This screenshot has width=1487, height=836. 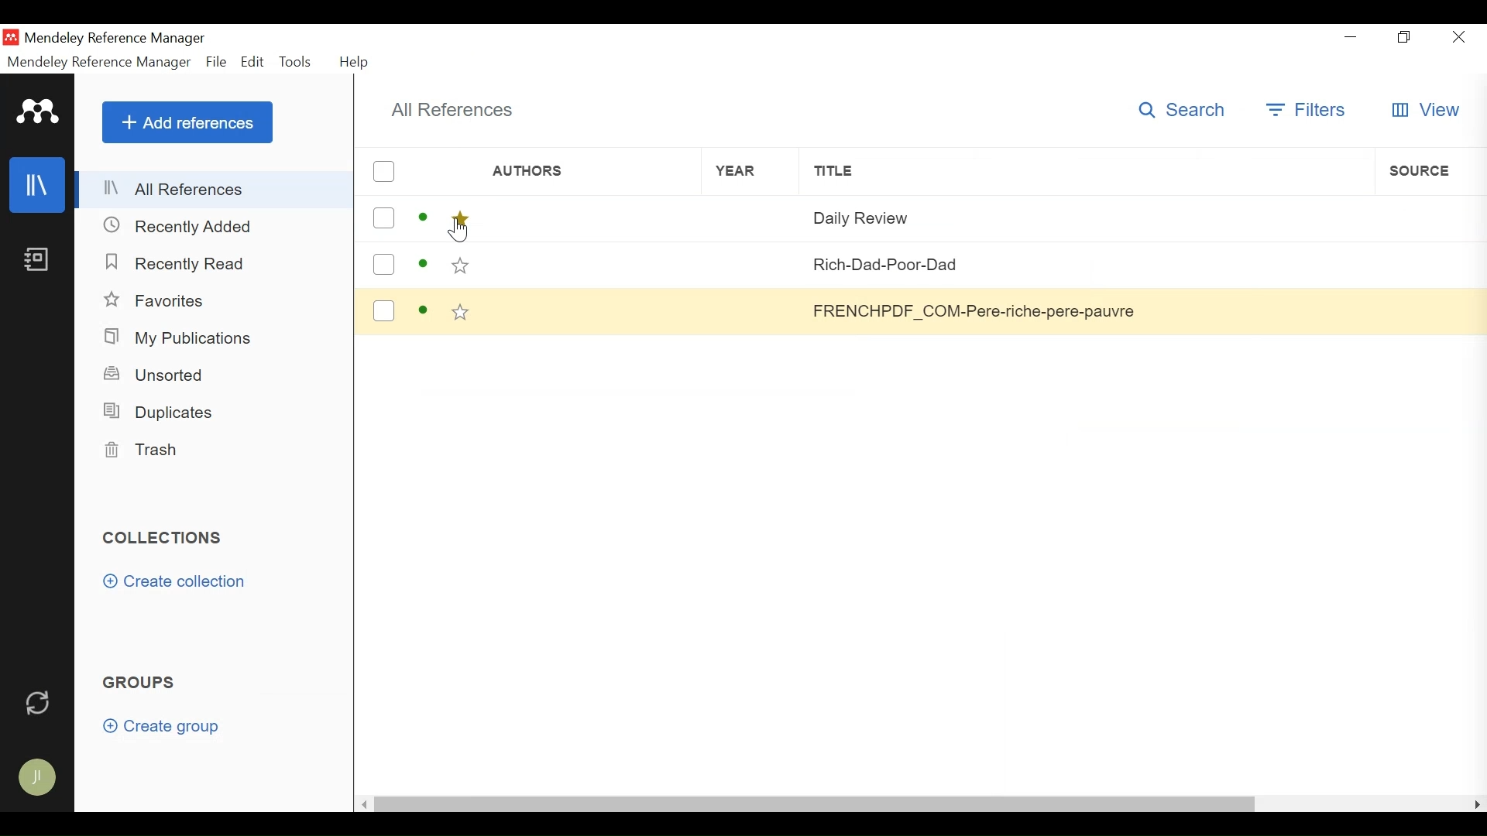 What do you see at coordinates (1406, 37) in the screenshot?
I see `Restore` at bounding box center [1406, 37].